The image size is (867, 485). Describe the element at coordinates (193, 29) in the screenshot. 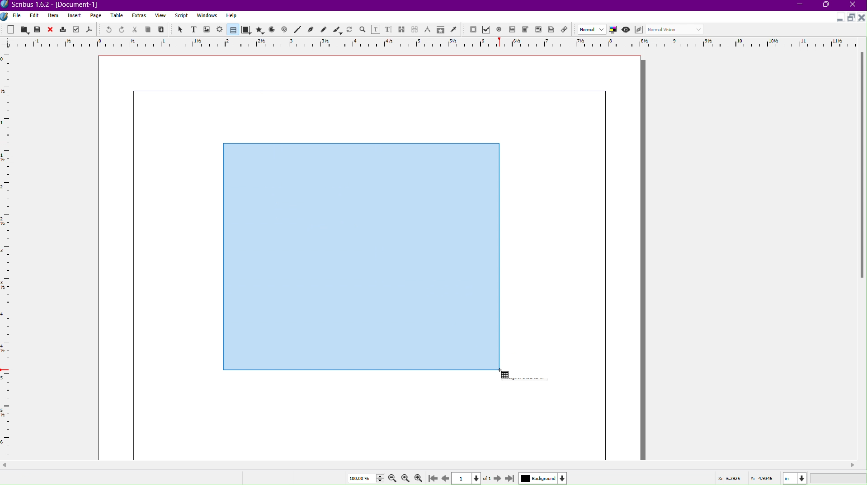

I see `Text Frame` at that location.